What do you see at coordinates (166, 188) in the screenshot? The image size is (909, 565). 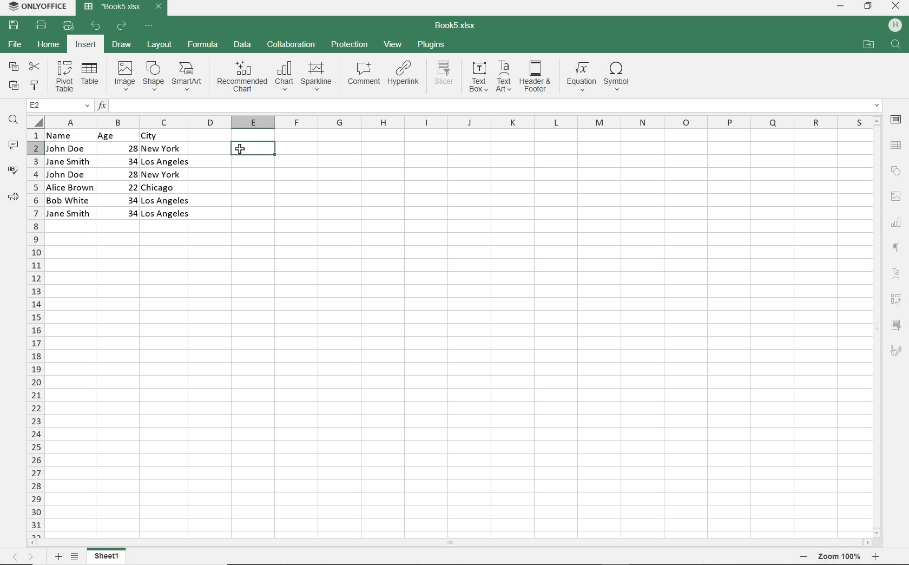 I see `Chicago` at bounding box center [166, 188].